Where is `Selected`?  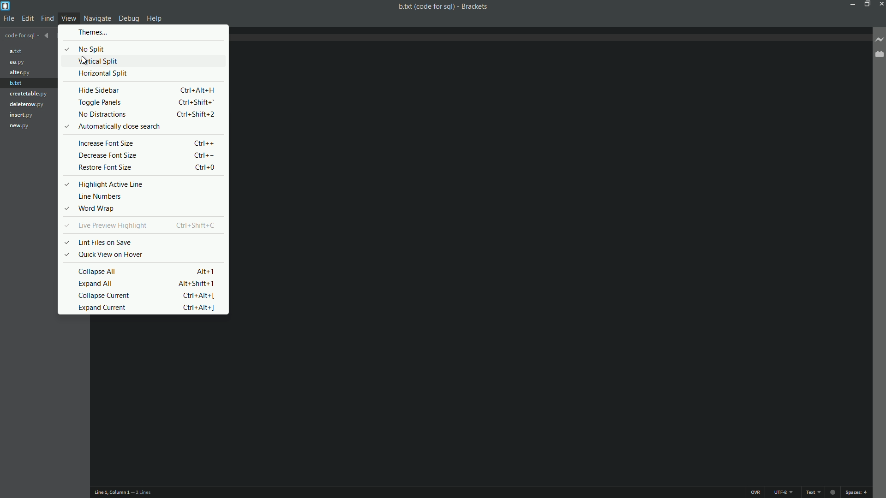
Selected is located at coordinates (68, 256).